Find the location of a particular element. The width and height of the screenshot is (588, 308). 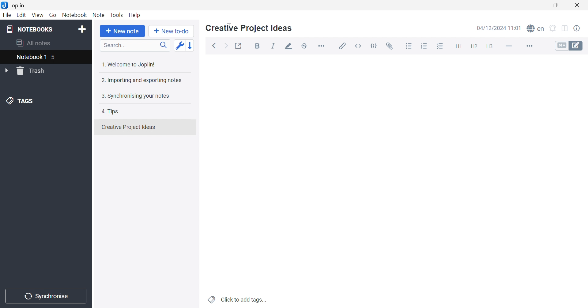

cursor is located at coordinates (230, 27).